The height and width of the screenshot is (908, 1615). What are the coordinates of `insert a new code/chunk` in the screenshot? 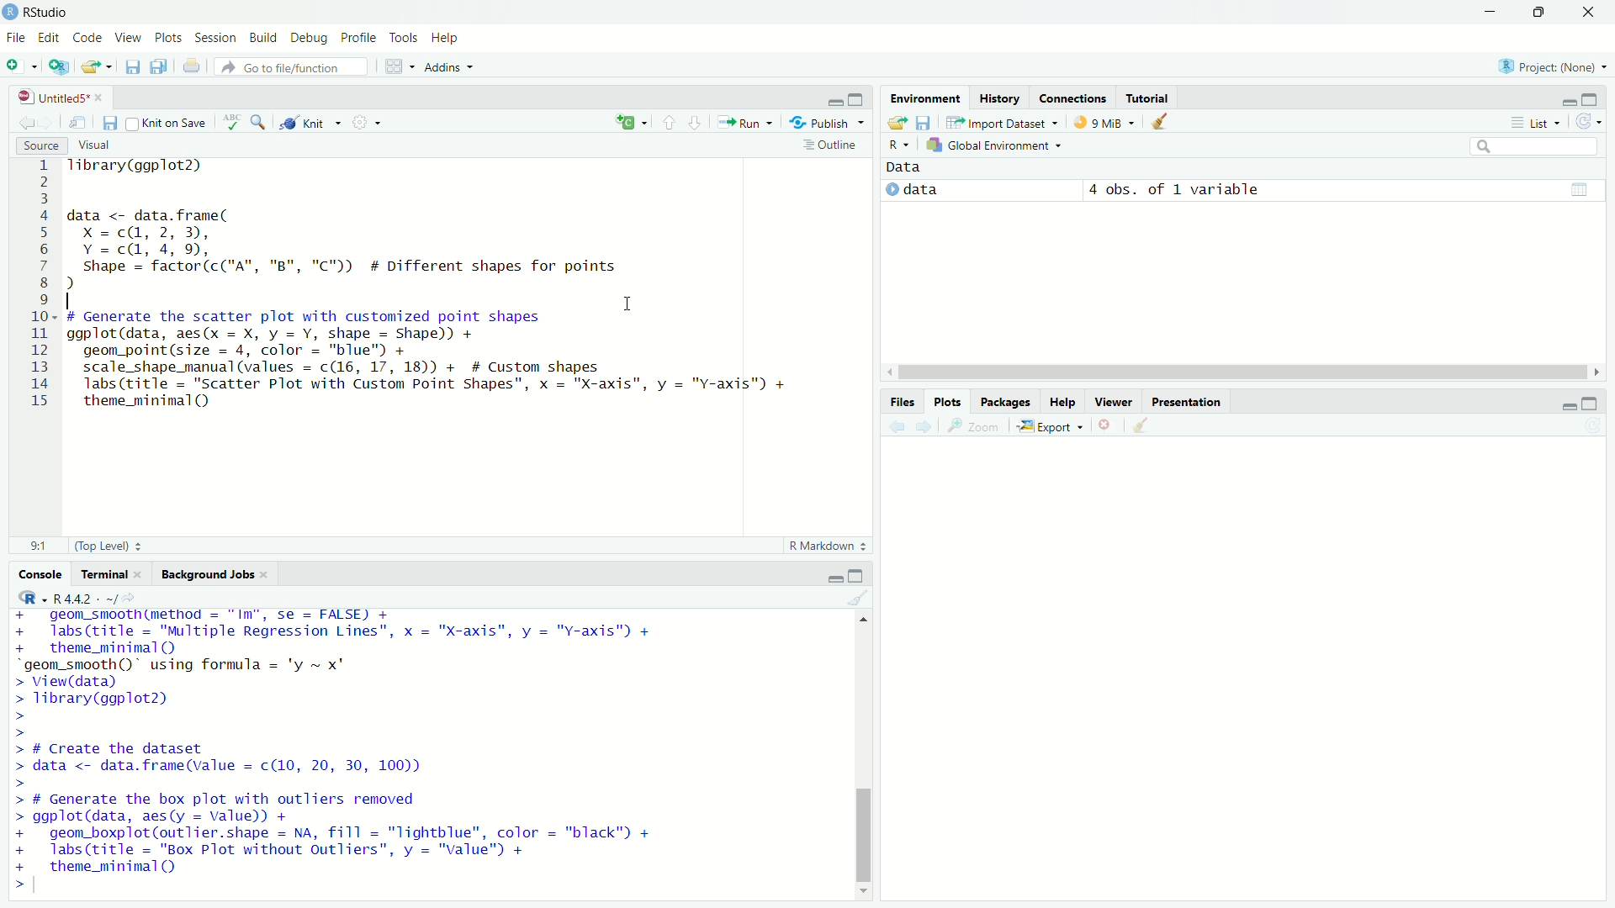 It's located at (633, 121).